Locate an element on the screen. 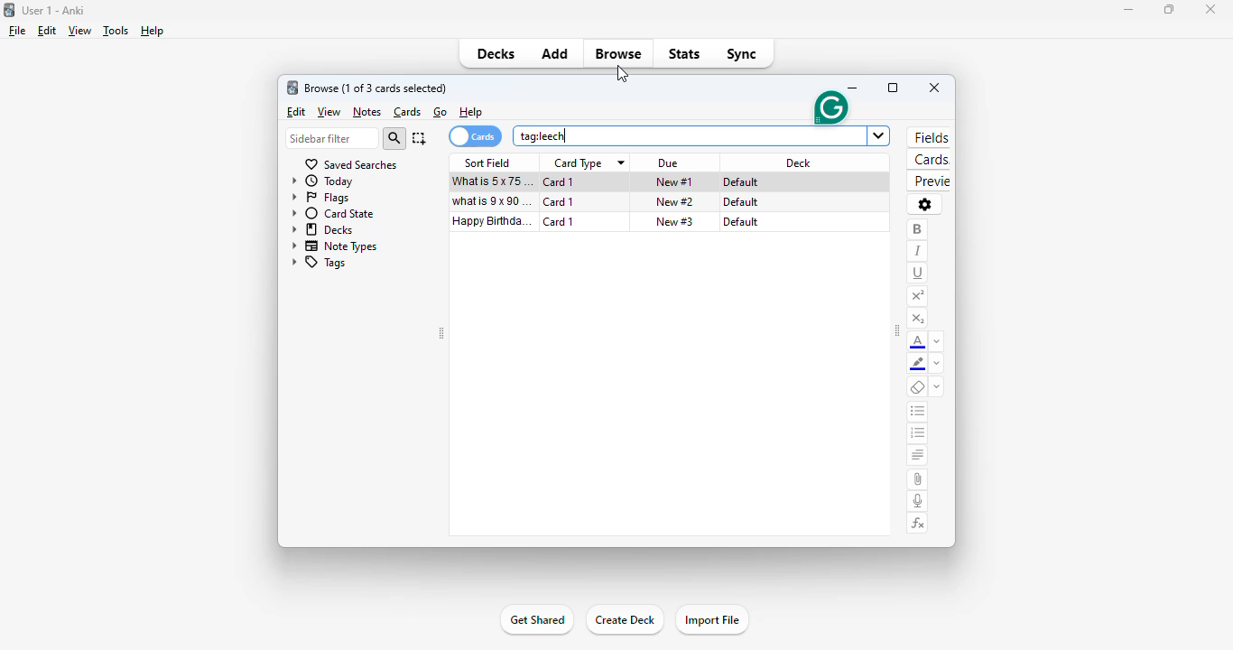 The width and height of the screenshot is (1233, 650). superscript is located at coordinates (917, 297).